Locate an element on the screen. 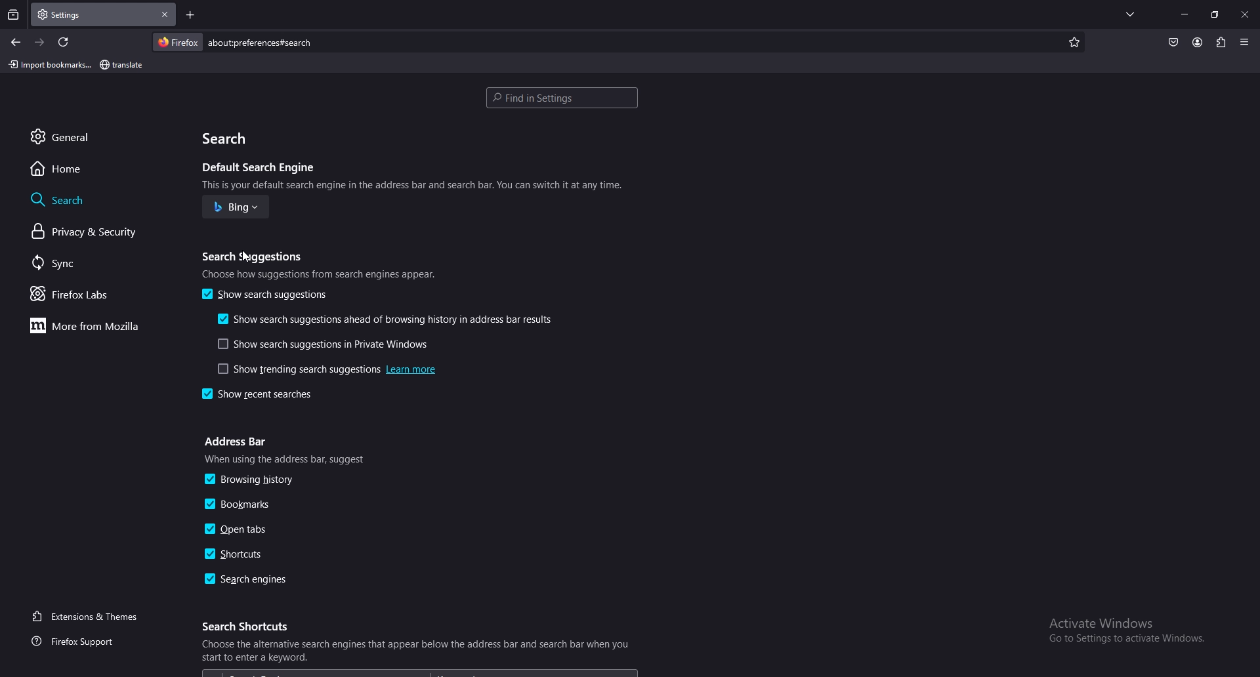 The height and width of the screenshot is (677, 1260). bookmarks is located at coordinates (251, 504).